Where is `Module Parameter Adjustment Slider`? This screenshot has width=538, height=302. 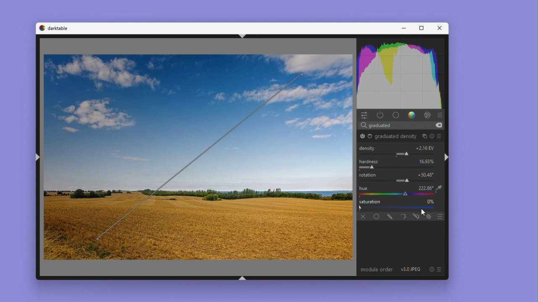 Module Parameter Adjustment Slider is located at coordinates (399, 154).